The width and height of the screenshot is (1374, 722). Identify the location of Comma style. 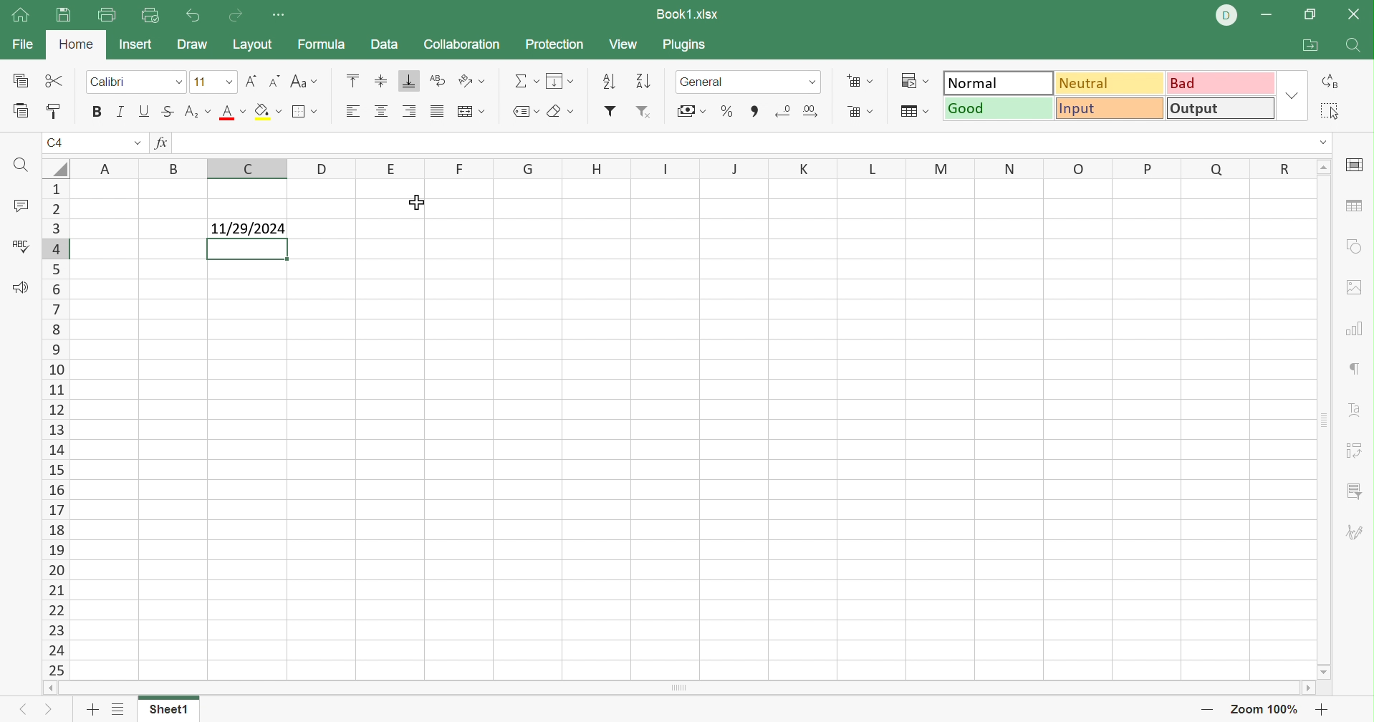
(756, 111).